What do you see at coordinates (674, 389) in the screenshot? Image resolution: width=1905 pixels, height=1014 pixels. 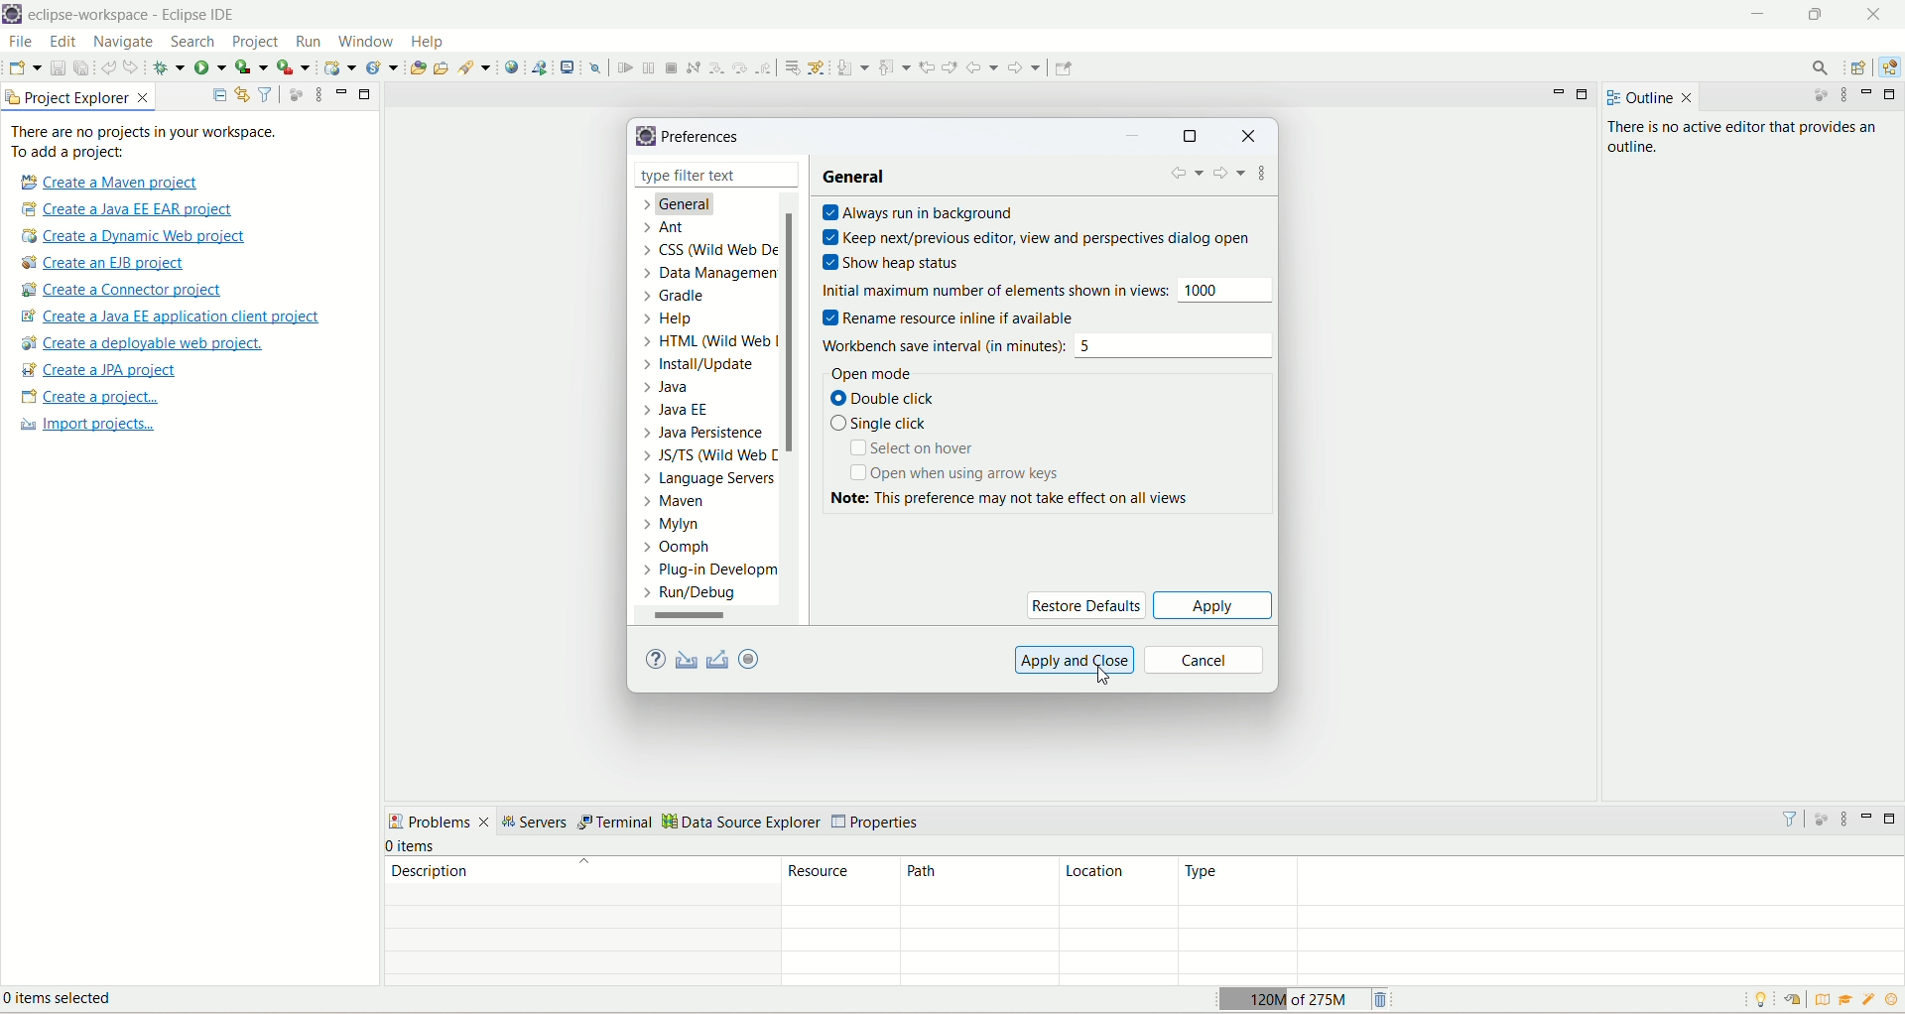 I see `Java` at bounding box center [674, 389].